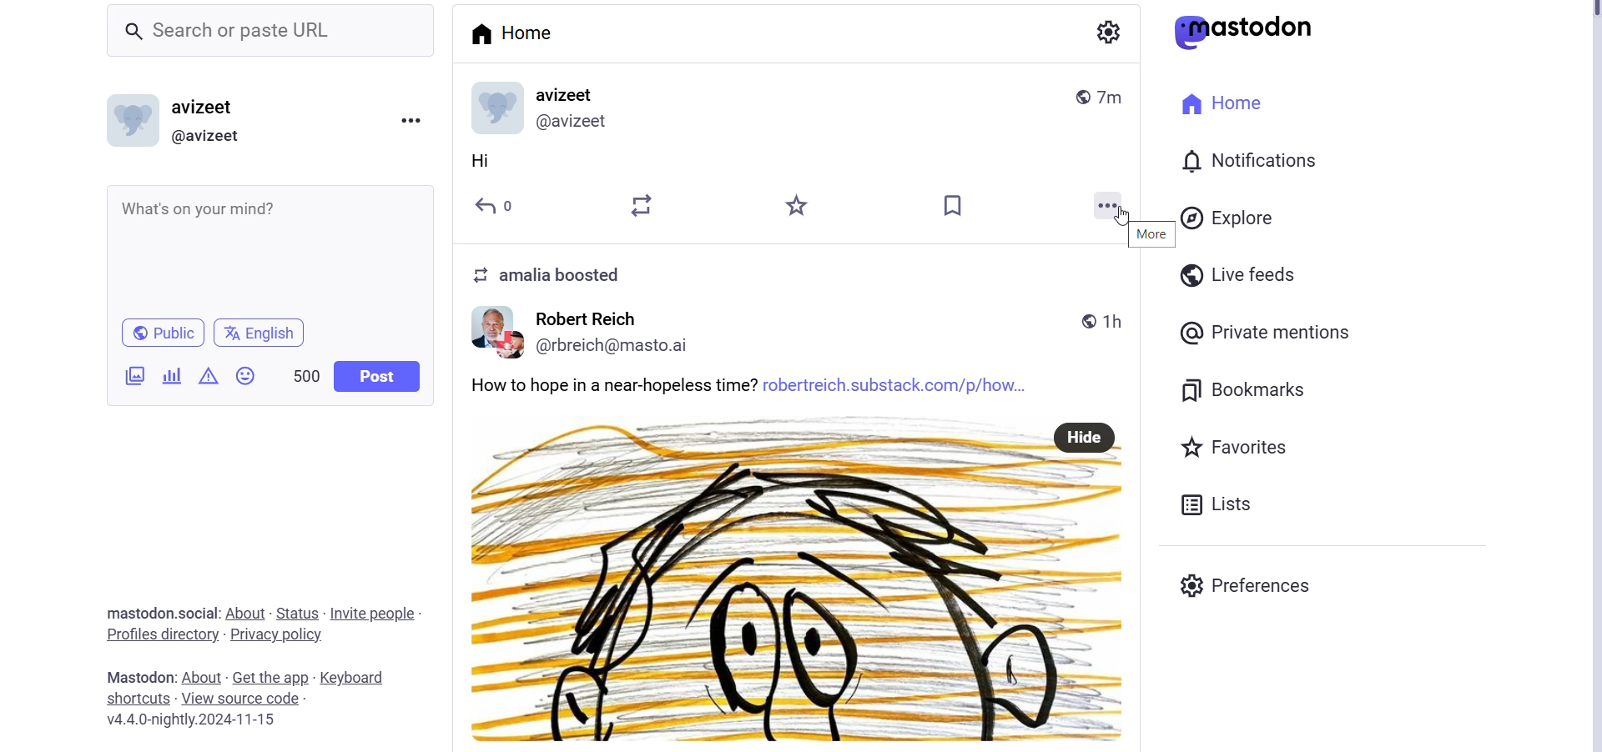 Image resolution: width=1602 pixels, height=752 pixels. Describe the element at coordinates (161, 614) in the screenshot. I see `Text` at that location.